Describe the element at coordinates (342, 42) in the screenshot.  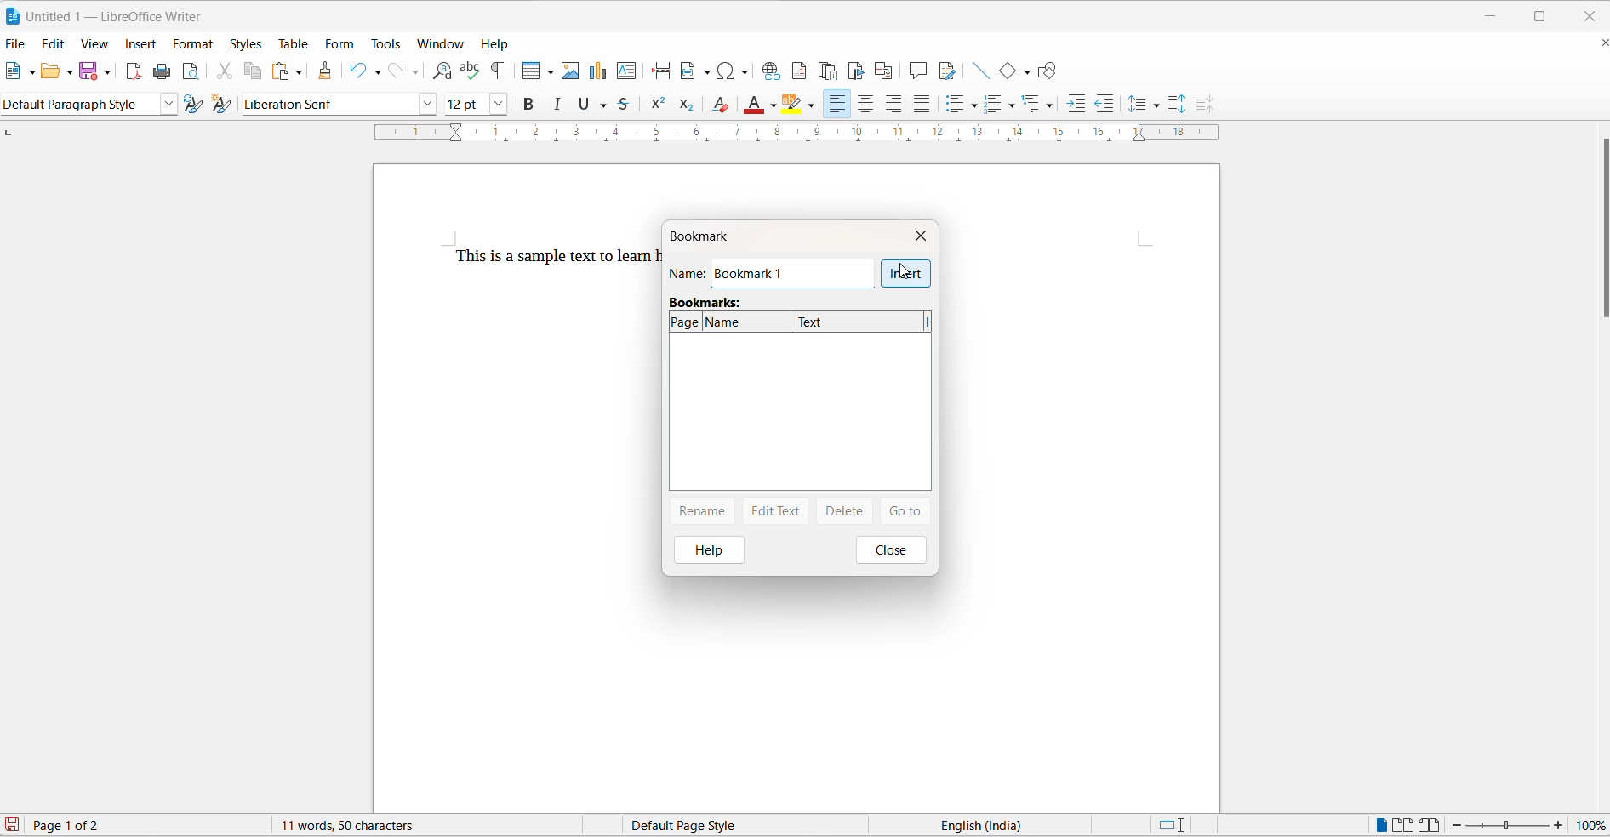
I see `form` at that location.